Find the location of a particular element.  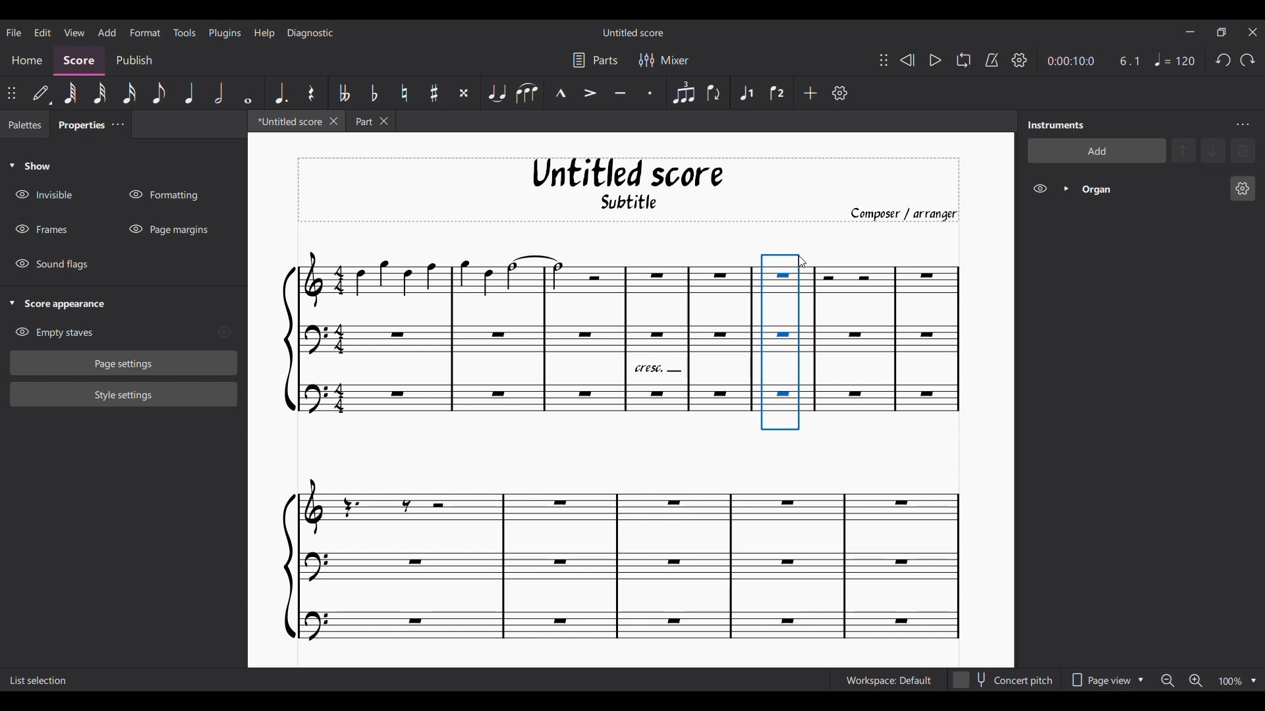

Properties tab, current tab is located at coordinates (78, 124).